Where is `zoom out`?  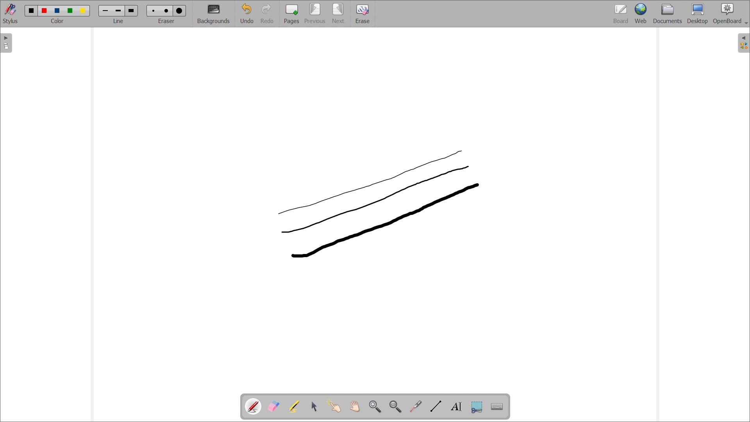 zoom out is located at coordinates (396, 406).